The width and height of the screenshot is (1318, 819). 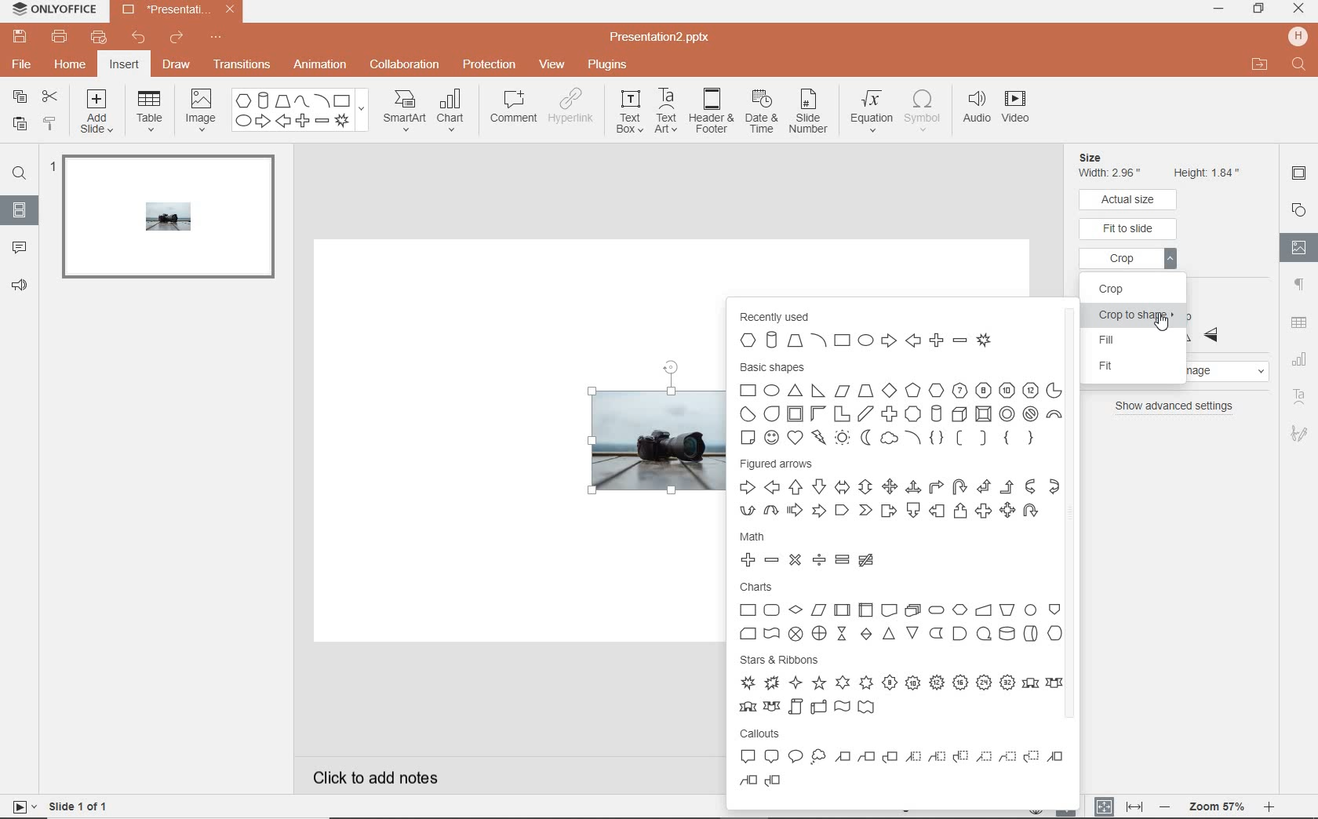 I want to click on signature, so click(x=1299, y=434).